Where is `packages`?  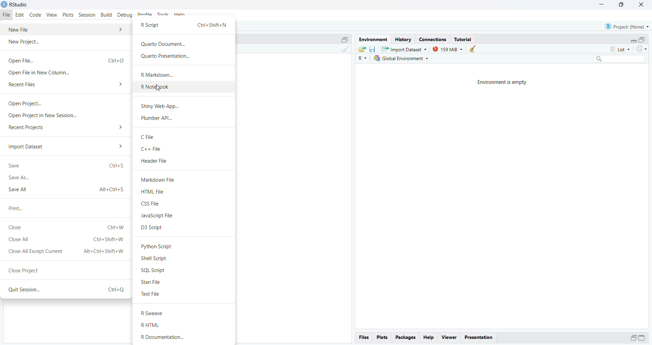 packages is located at coordinates (406, 337).